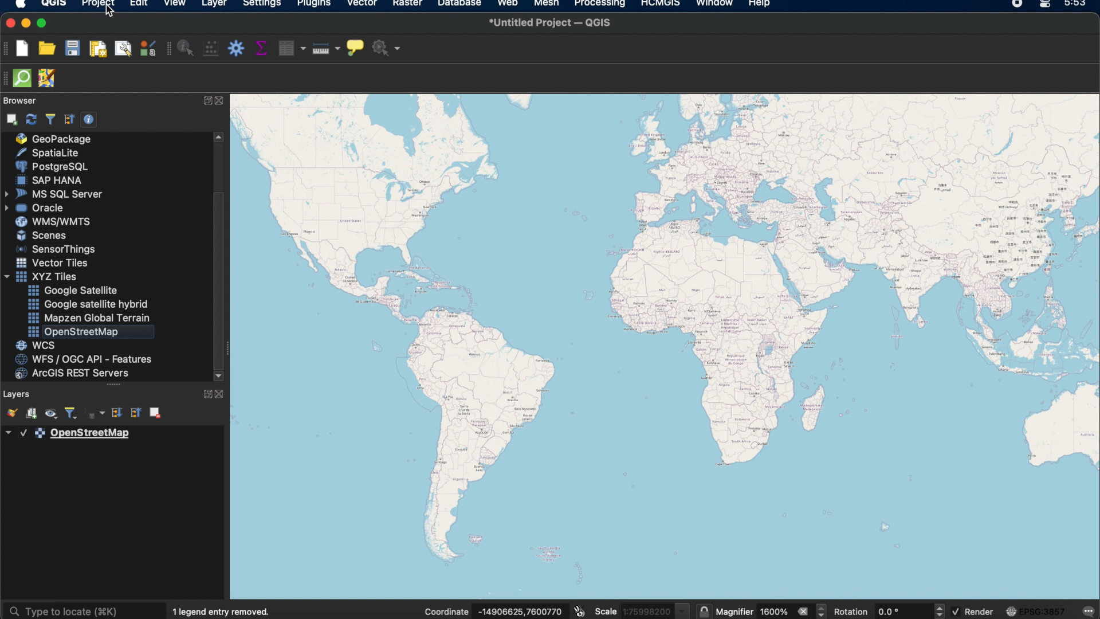 The image size is (1100, 619). Describe the element at coordinates (57, 180) in the screenshot. I see `sap hana` at that location.